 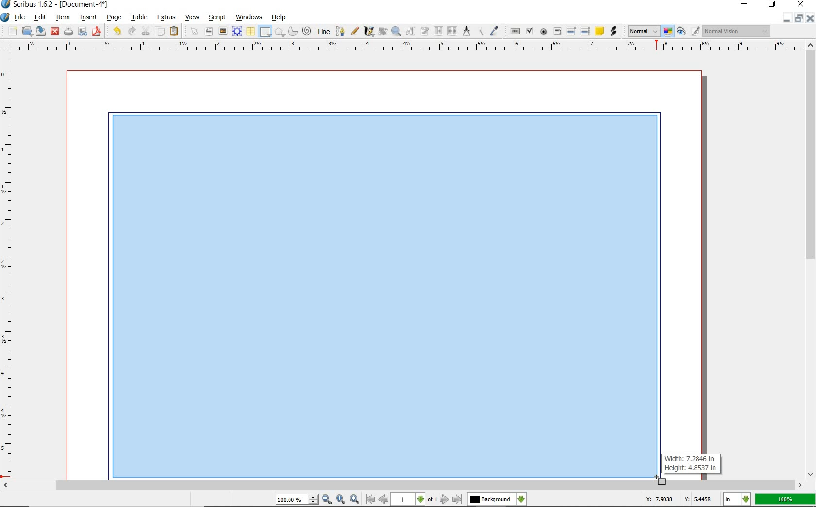 I want to click on new, so click(x=9, y=31).